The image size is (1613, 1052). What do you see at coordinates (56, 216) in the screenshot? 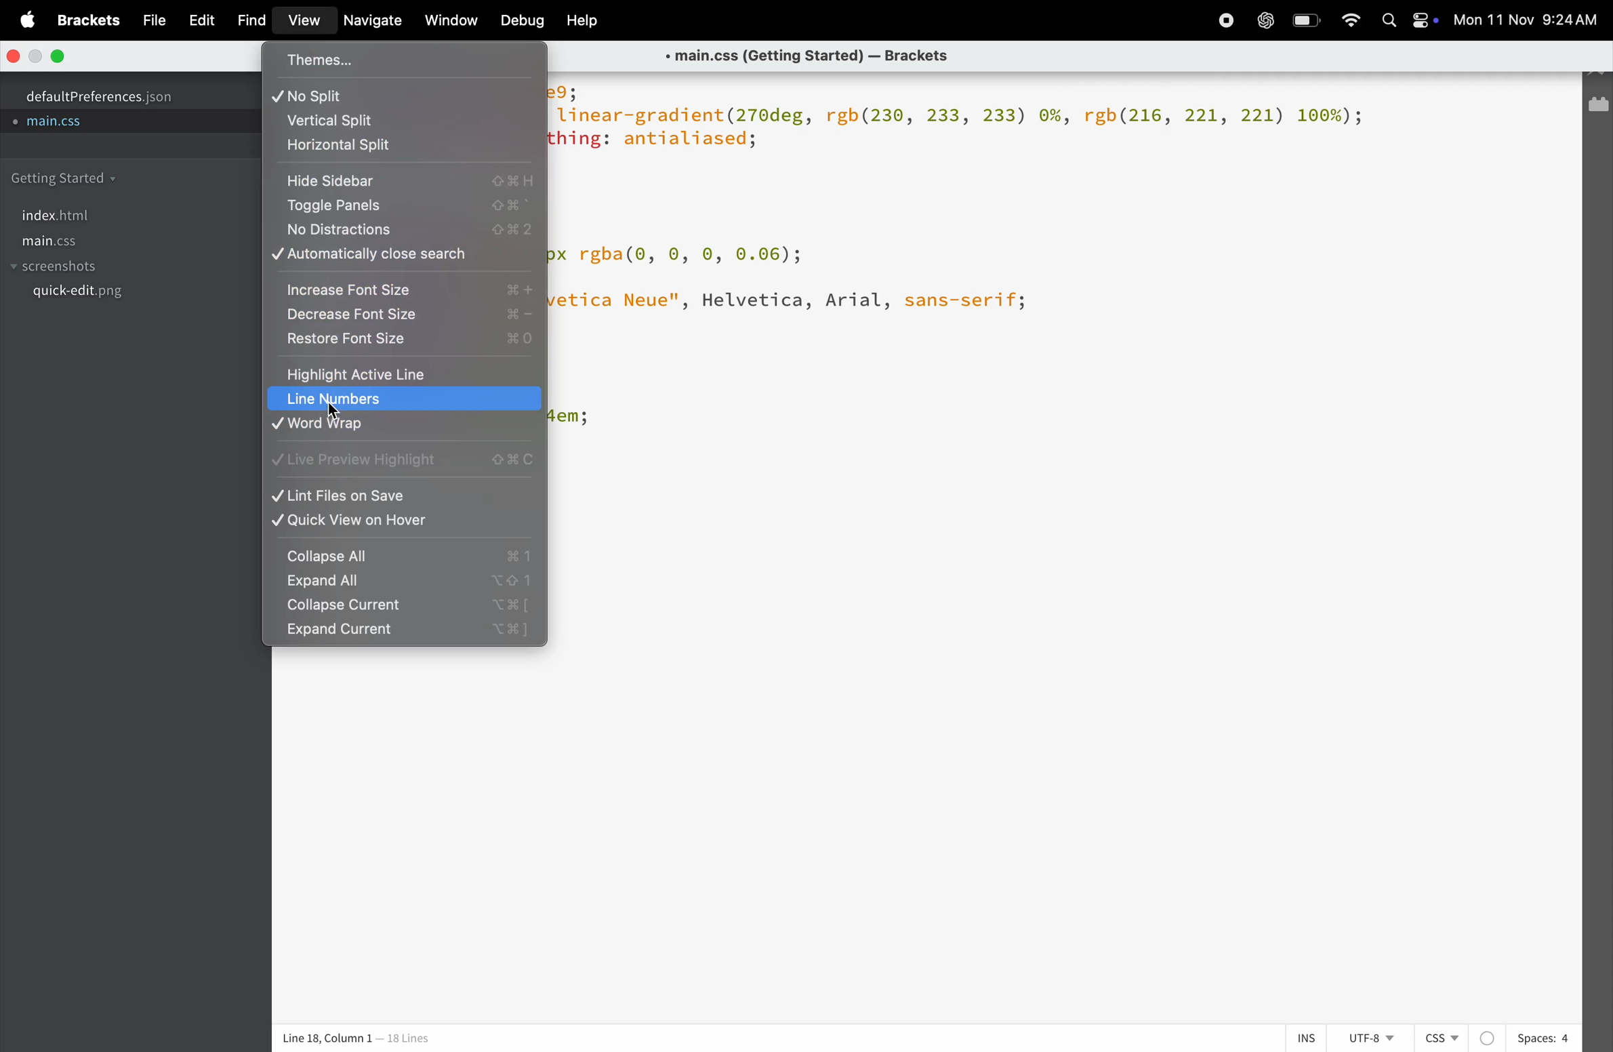
I see `index.html` at bounding box center [56, 216].